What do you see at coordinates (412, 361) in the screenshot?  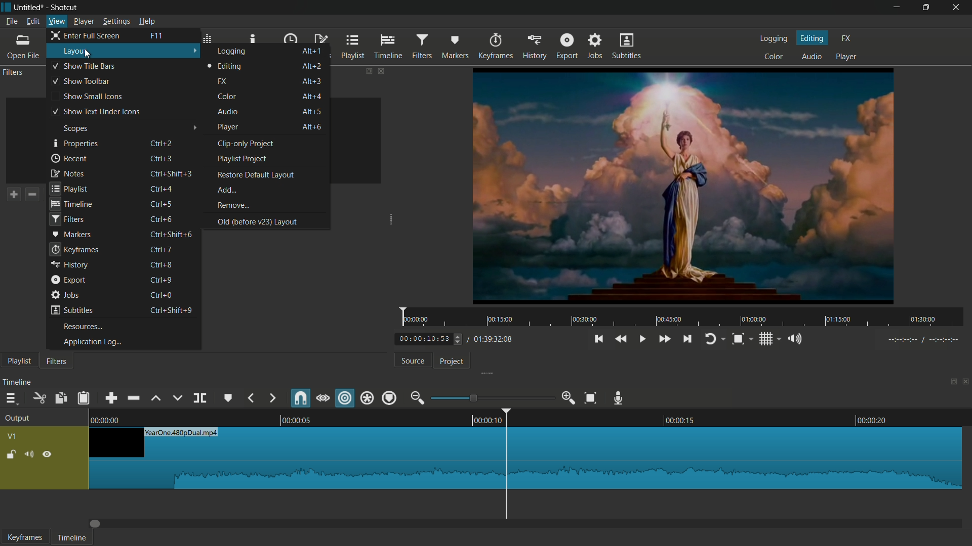 I see `source` at bounding box center [412, 361].